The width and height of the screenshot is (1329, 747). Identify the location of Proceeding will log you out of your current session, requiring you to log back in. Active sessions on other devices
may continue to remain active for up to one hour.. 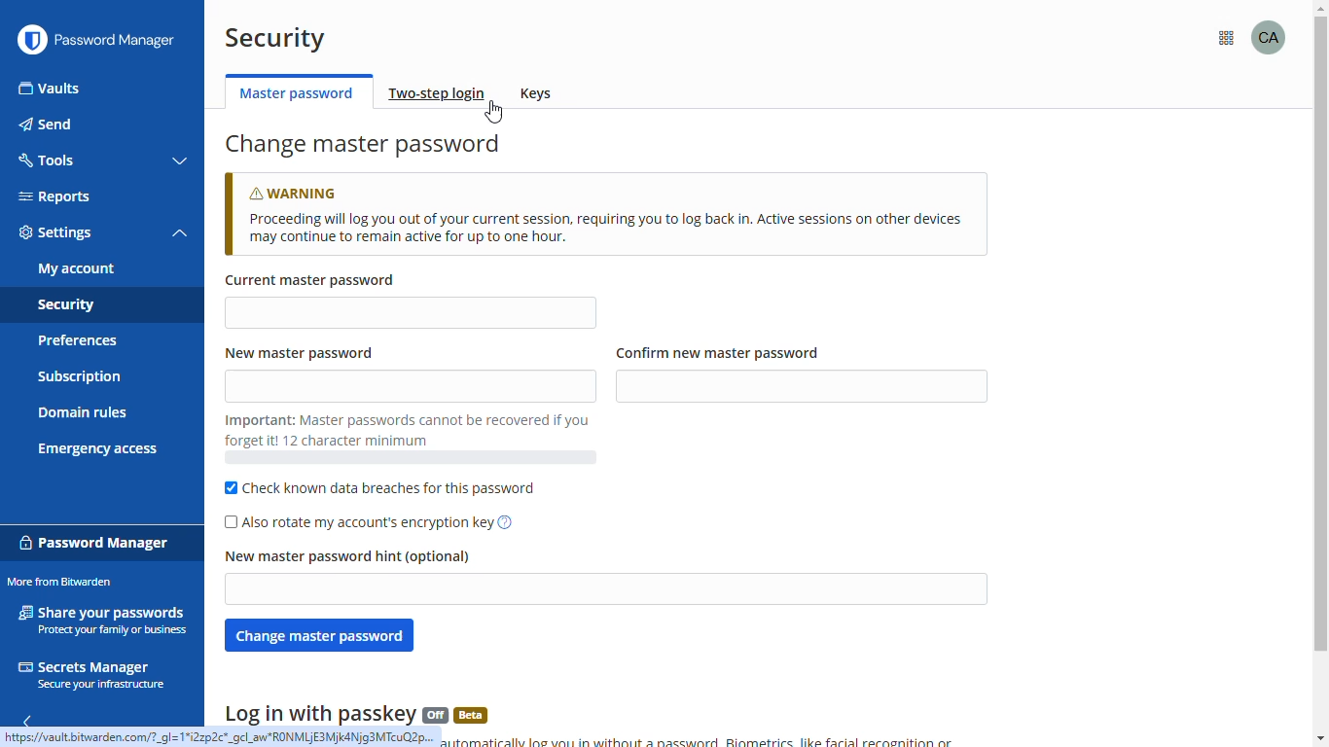
(606, 229).